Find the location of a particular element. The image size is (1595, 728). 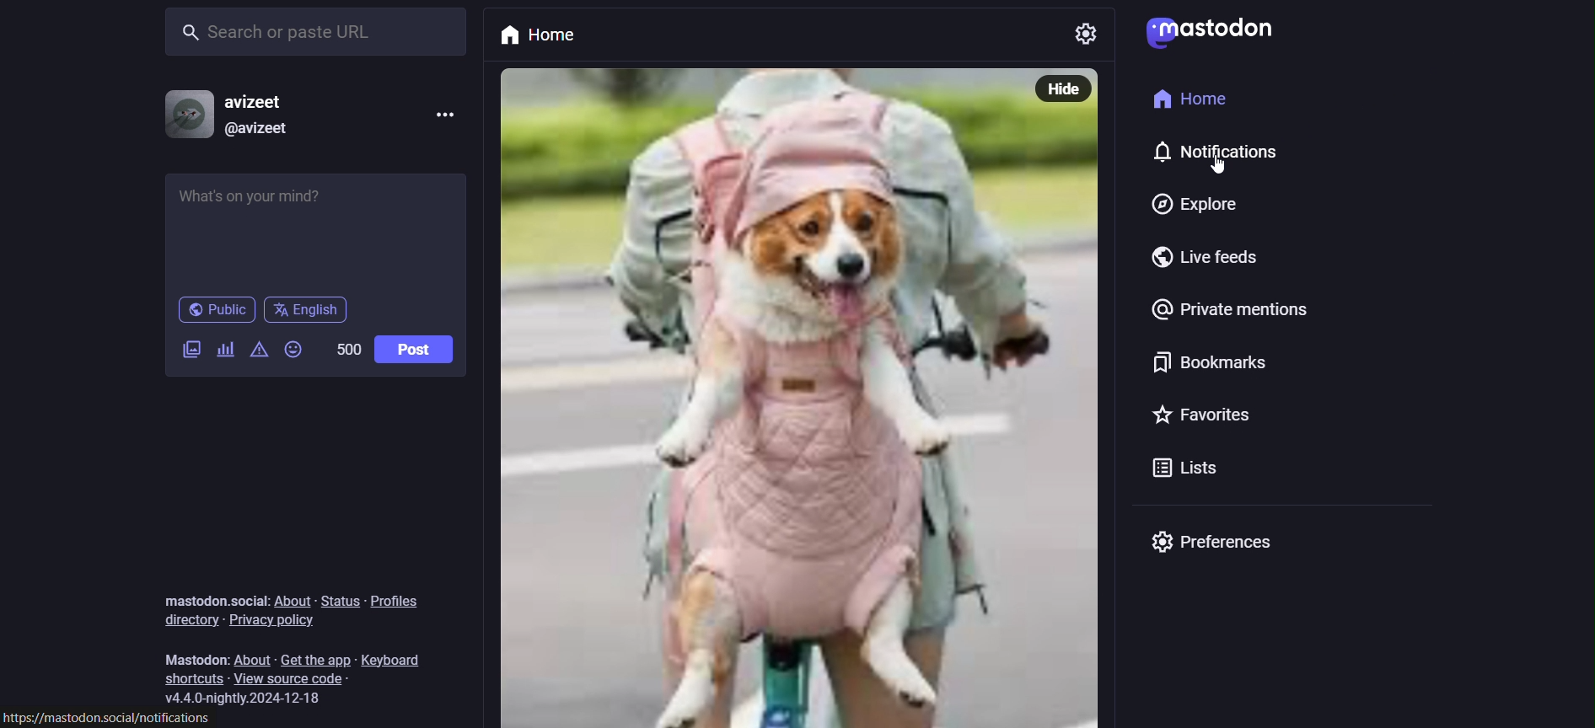

keyboard is located at coordinates (400, 656).